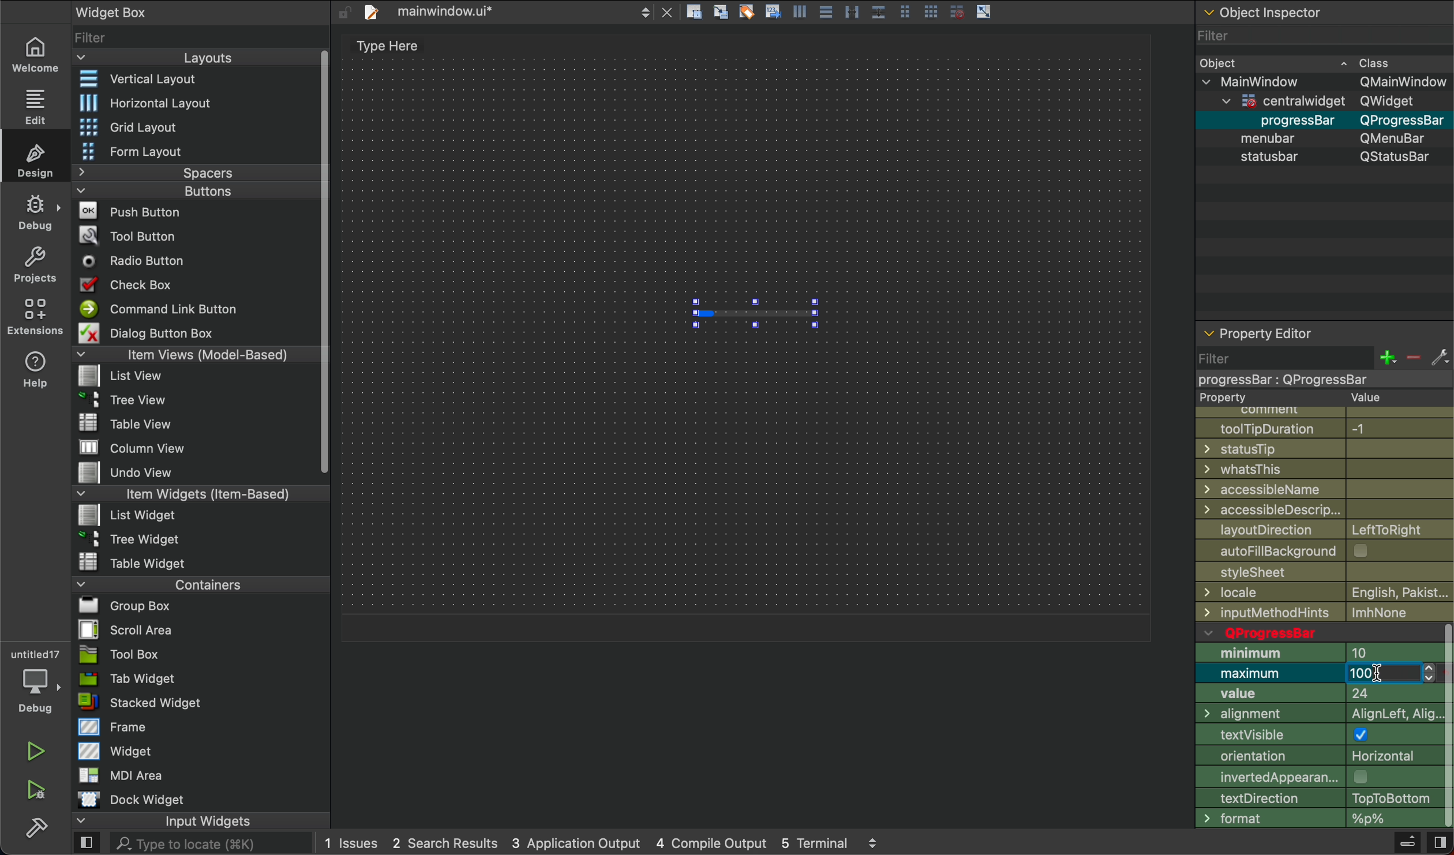 Image resolution: width=1454 pixels, height=855 pixels. What do you see at coordinates (146, 152) in the screenshot?
I see `Form Layout` at bounding box center [146, 152].